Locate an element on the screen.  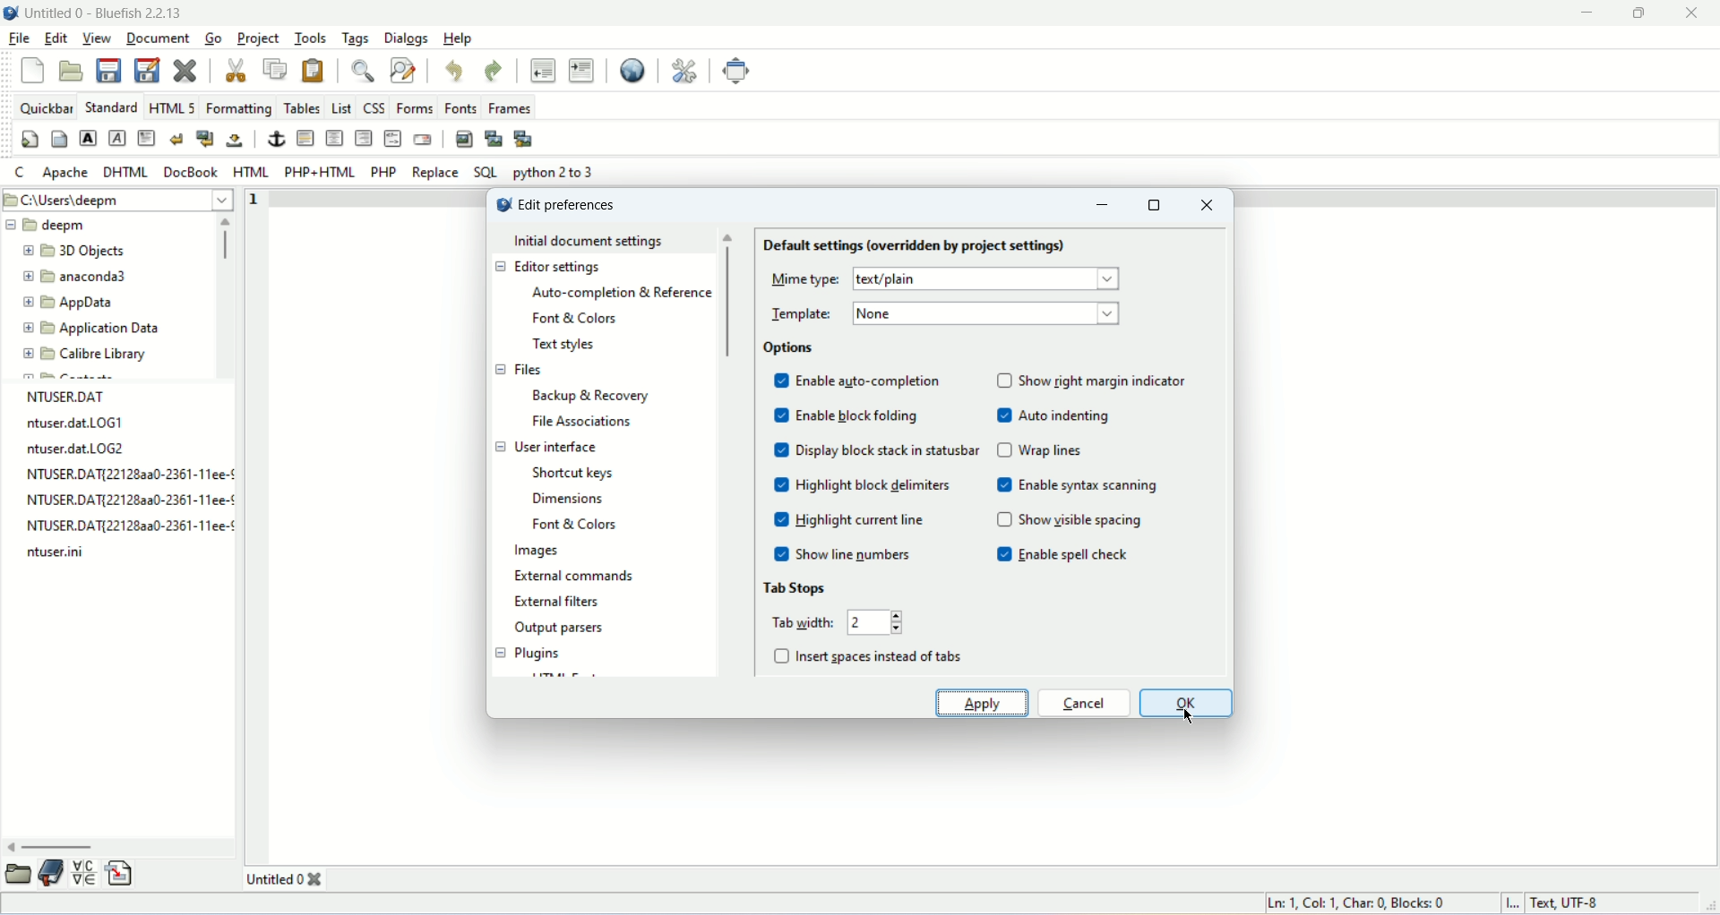
template is located at coordinates (798, 314).